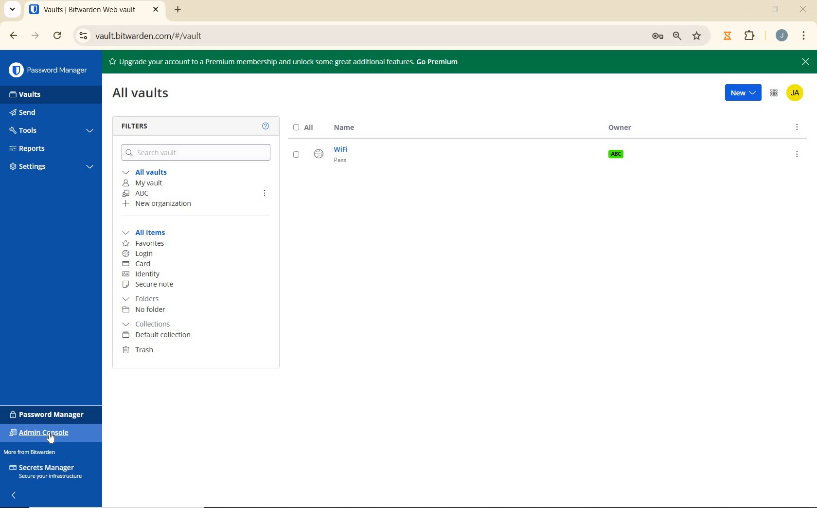  I want to click on NO FOLDER, so click(149, 310).